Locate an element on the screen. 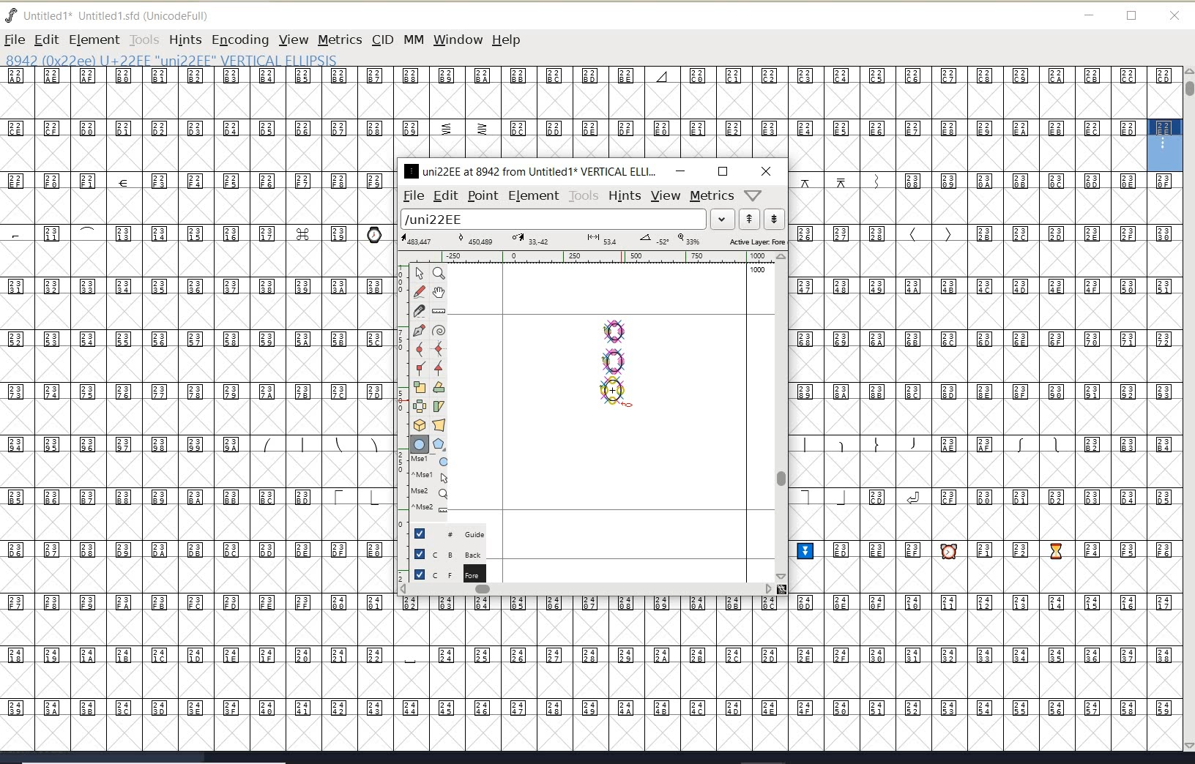  8942 (0x22ee) U+22EE "uni22EE" VERTICAL EllIPSIS is located at coordinates (220, 59).